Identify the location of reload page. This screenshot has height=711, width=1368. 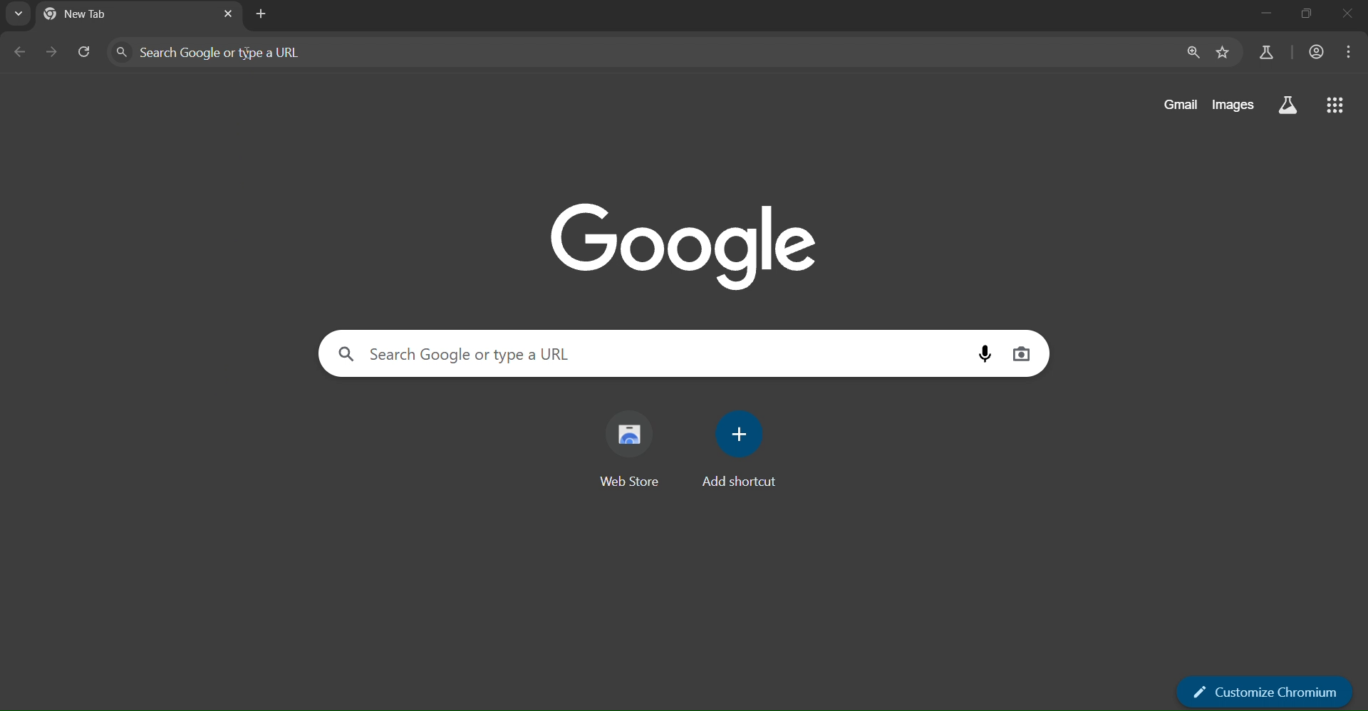
(83, 49).